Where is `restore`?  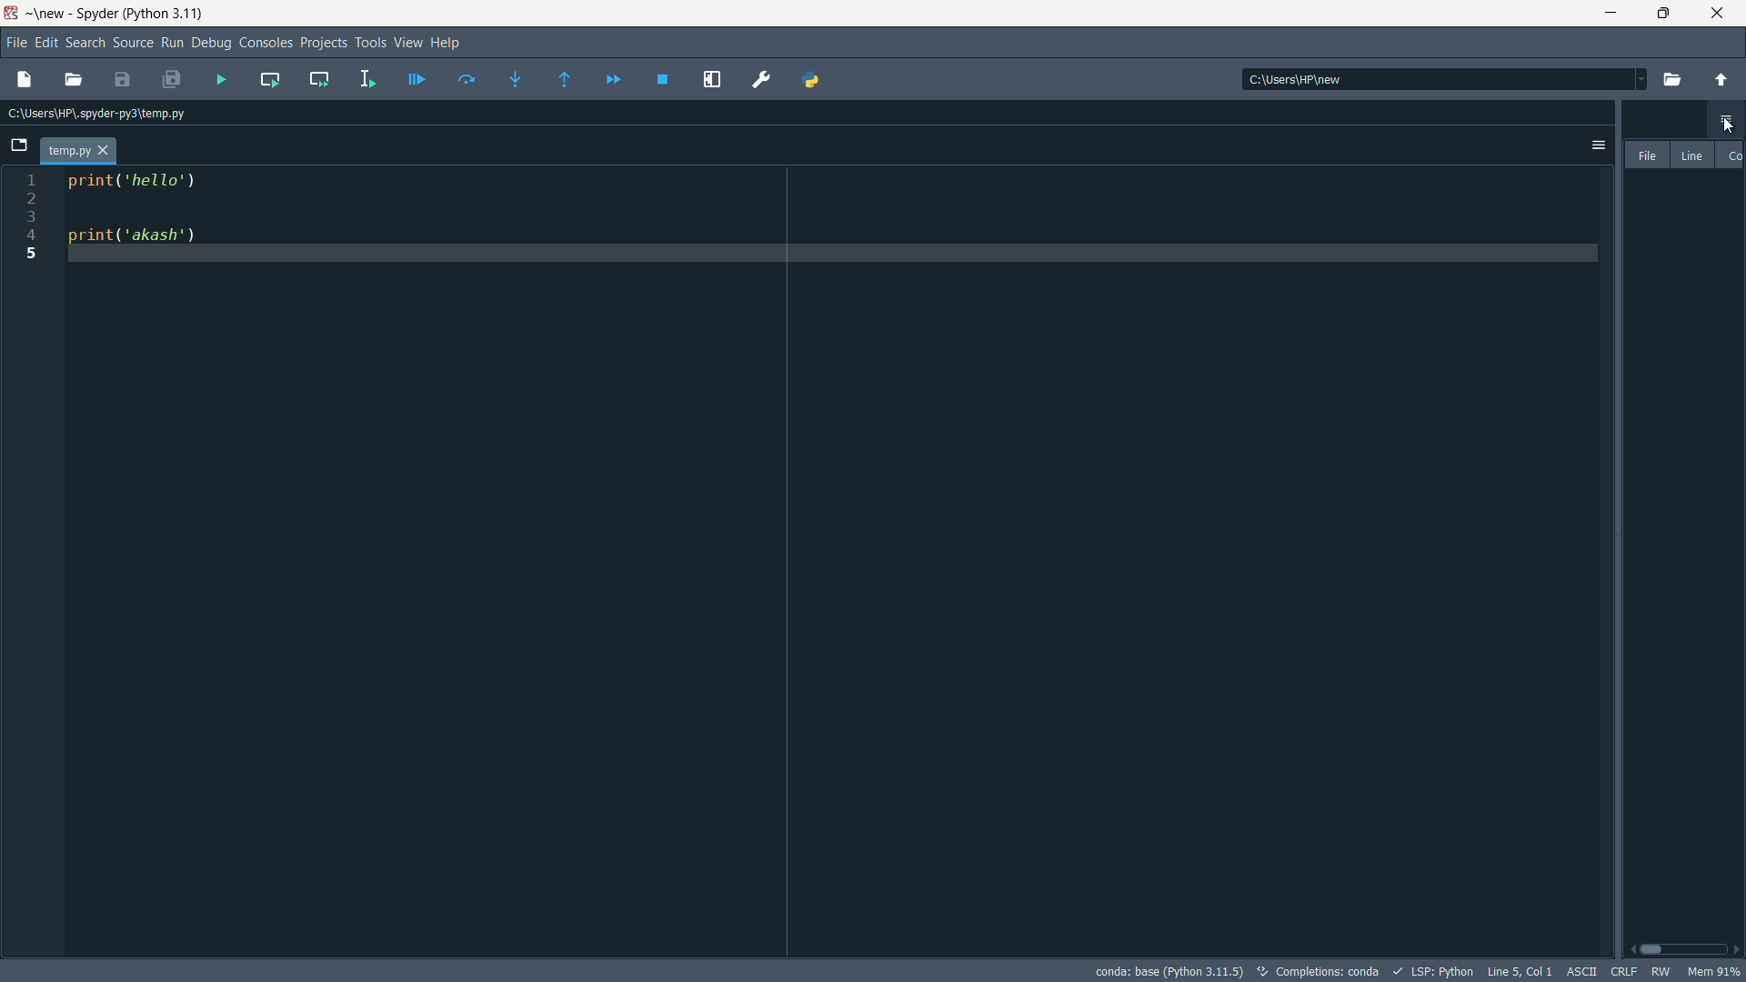 restore is located at coordinates (1663, 14).